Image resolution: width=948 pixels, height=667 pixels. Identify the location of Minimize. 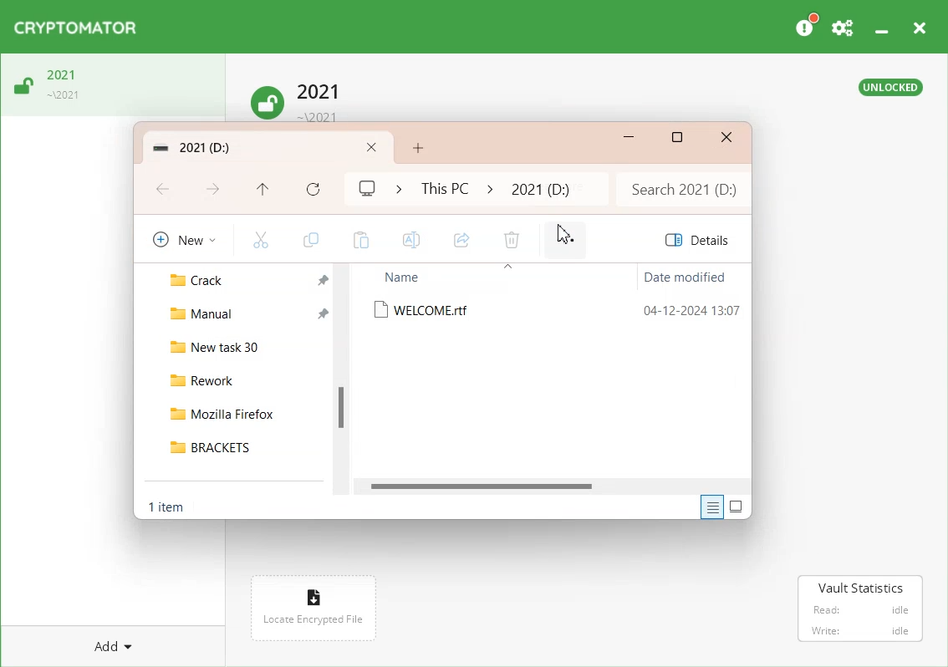
(627, 138).